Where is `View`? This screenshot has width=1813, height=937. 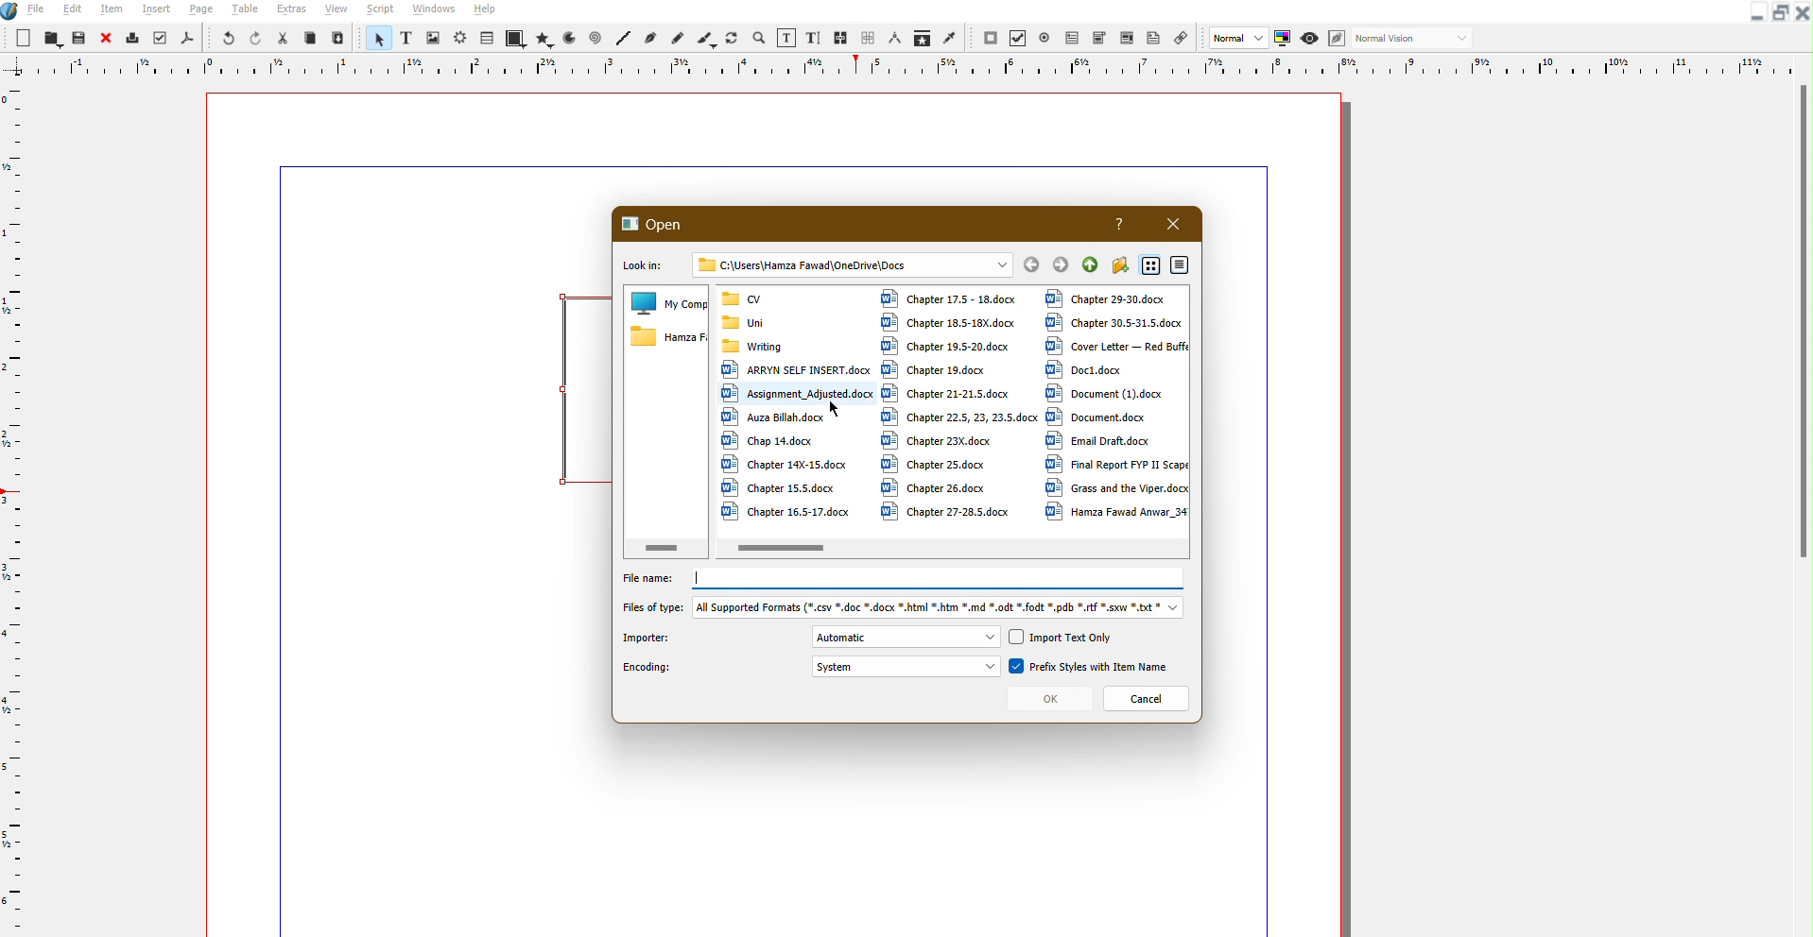
View is located at coordinates (335, 10).